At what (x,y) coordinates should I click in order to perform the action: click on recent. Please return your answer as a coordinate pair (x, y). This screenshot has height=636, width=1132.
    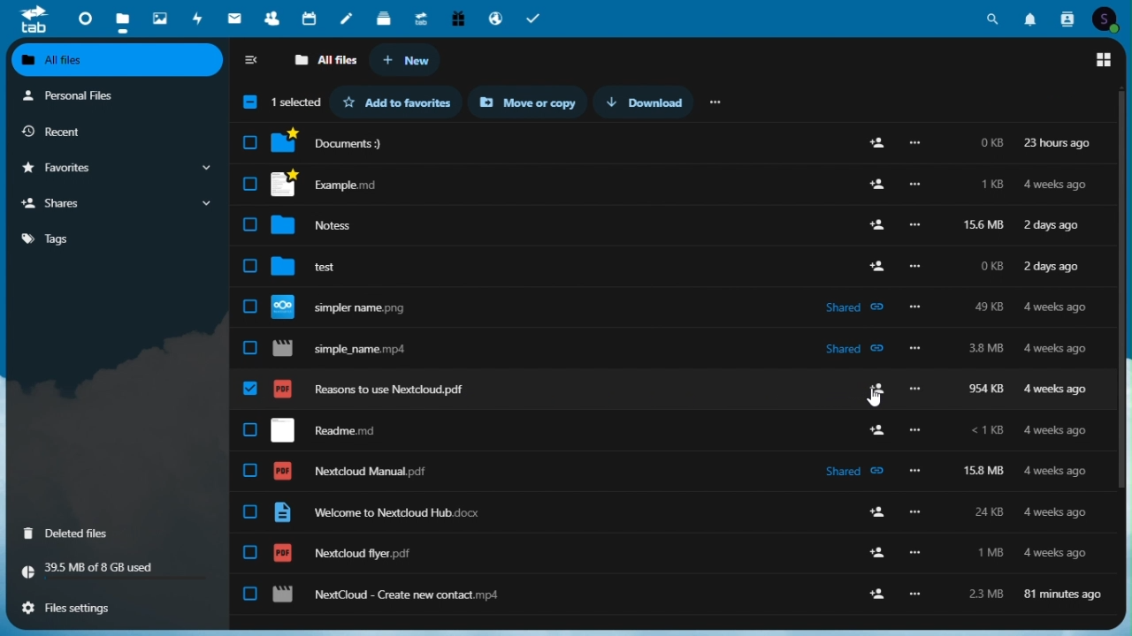
    Looking at the image, I should click on (115, 132).